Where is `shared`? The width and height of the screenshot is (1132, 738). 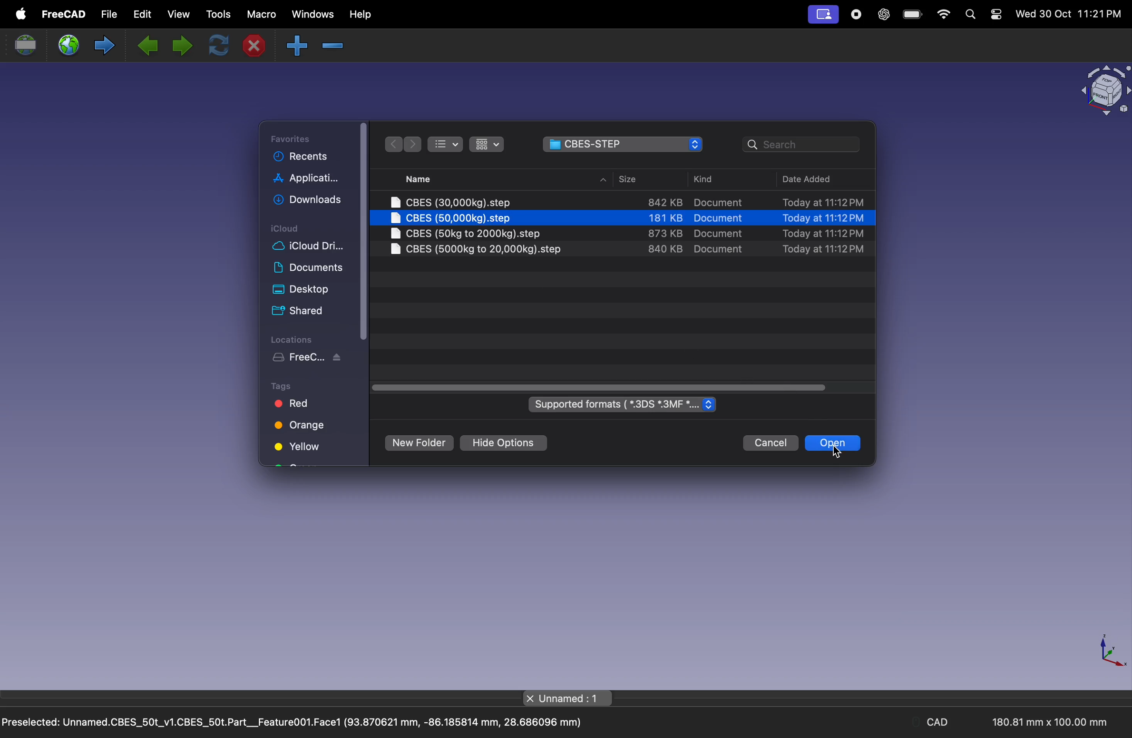 shared is located at coordinates (297, 310).